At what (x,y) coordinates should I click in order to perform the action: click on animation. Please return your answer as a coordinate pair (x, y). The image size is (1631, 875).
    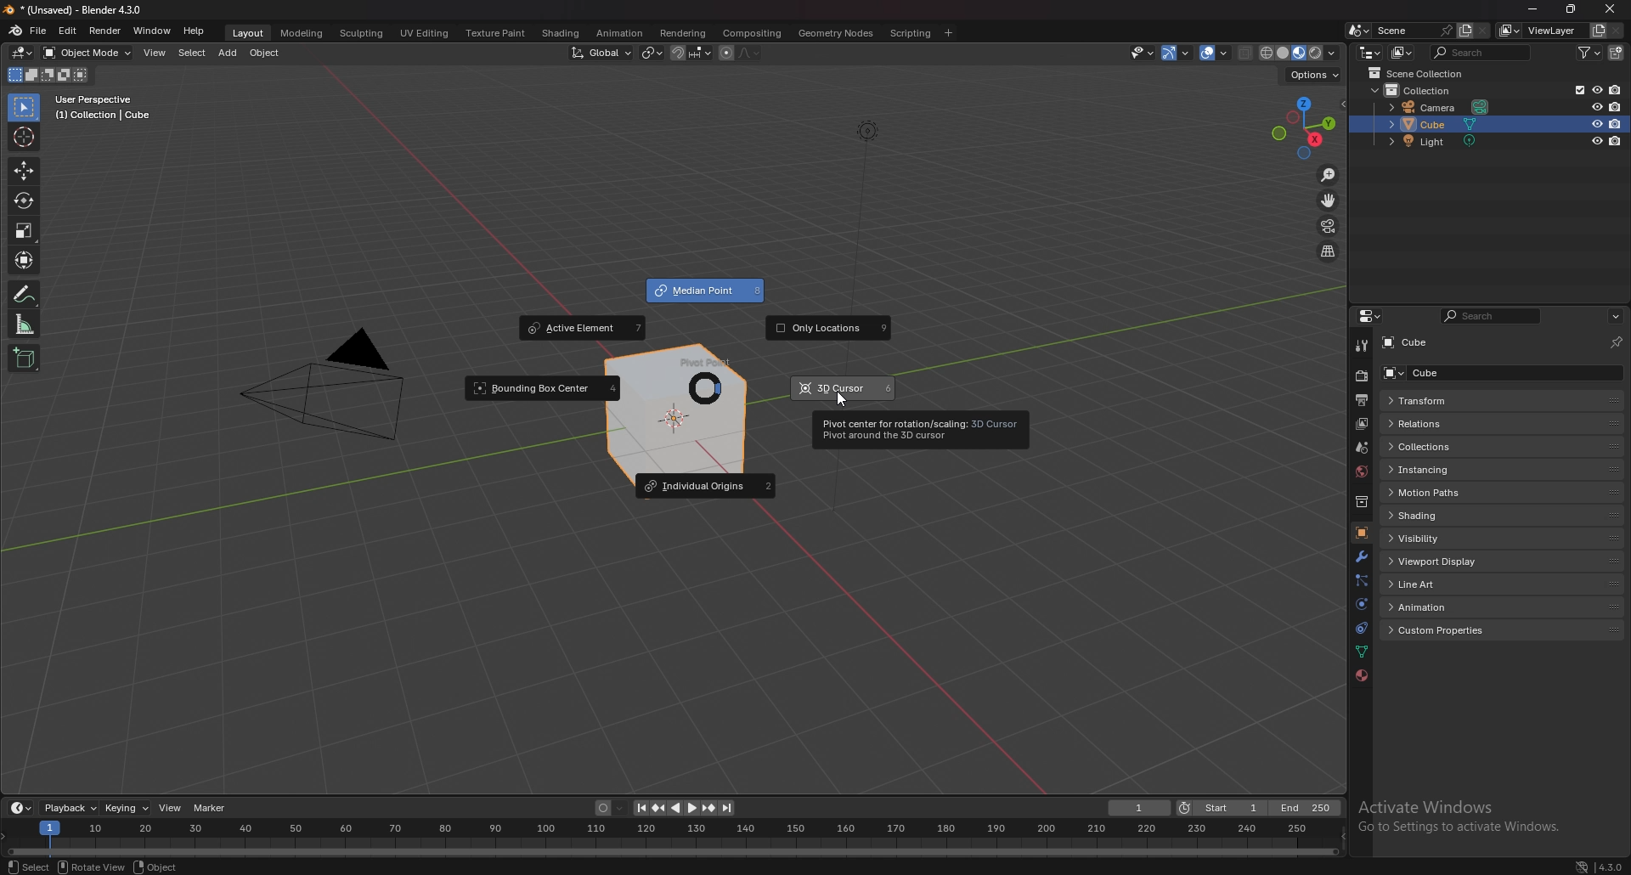
    Looking at the image, I should click on (1440, 607).